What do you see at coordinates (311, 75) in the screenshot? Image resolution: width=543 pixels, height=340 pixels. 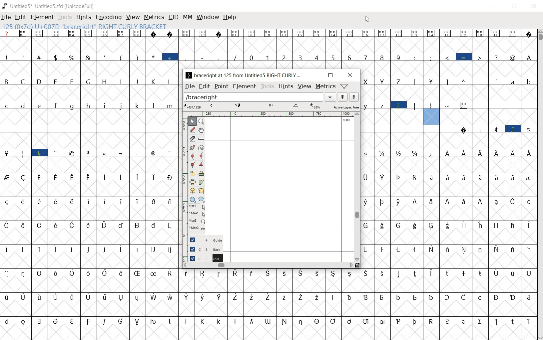 I see `minimize` at bounding box center [311, 75].